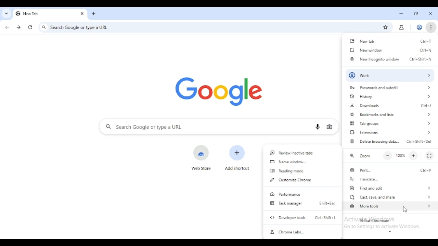 This screenshot has height=246, width=438. What do you see at coordinates (390, 114) in the screenshot?
I see `bookmarks and lists` at bounding box center [390, 114].